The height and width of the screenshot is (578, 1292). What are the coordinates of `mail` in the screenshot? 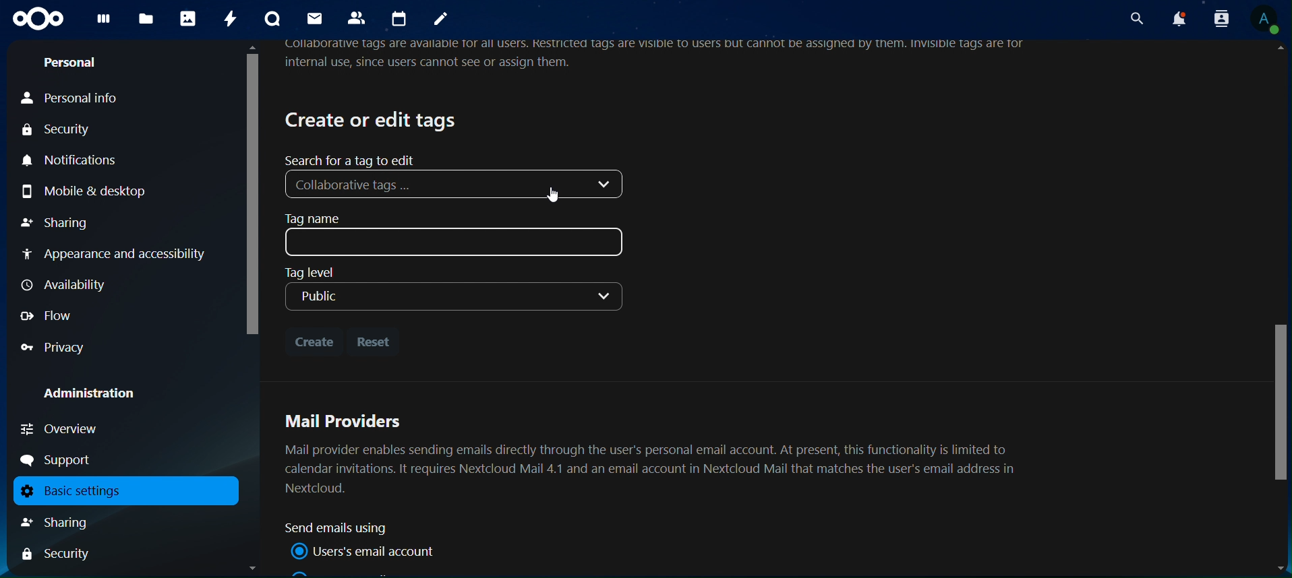 It's located at (314, 18).